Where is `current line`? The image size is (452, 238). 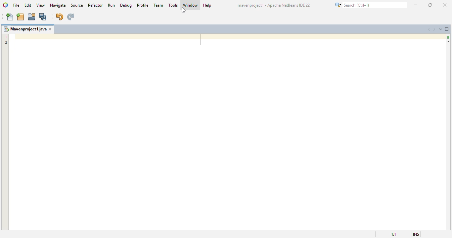 current line is located at coordinates (448, 42).